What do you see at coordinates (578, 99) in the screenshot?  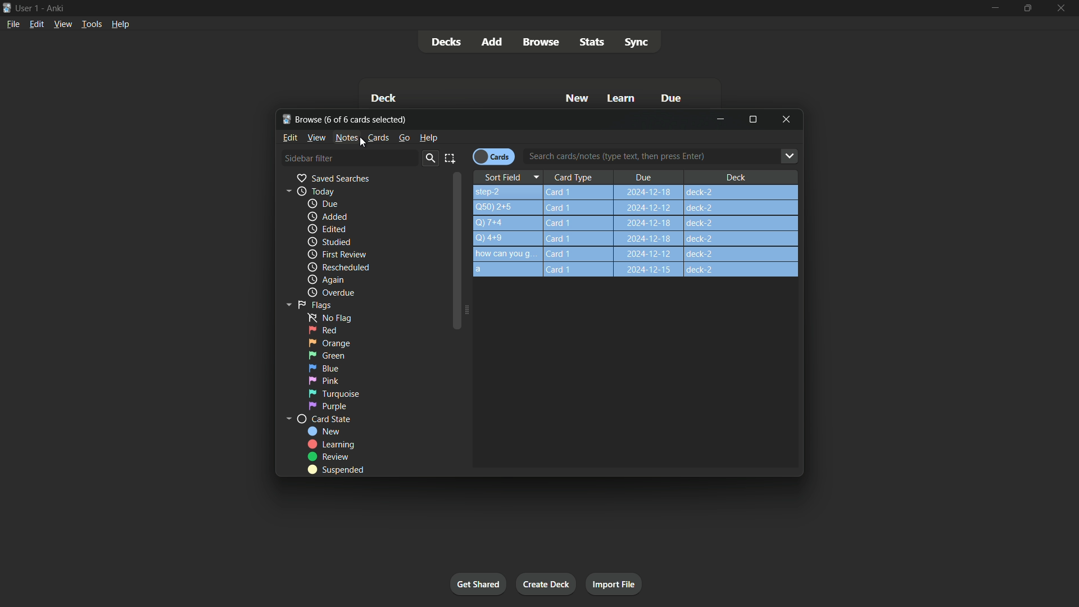 I see `New` at bounding box center [578, 99].